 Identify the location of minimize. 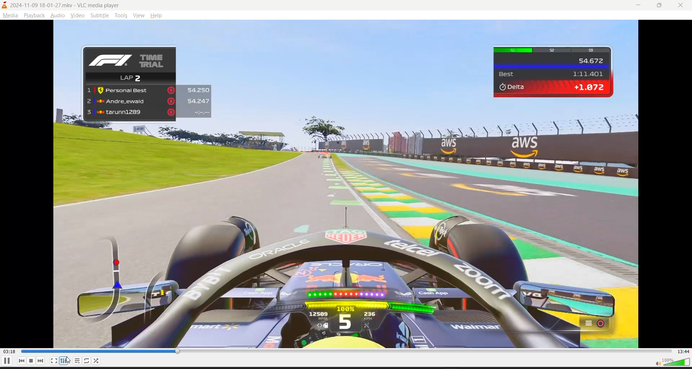
(634, 6).